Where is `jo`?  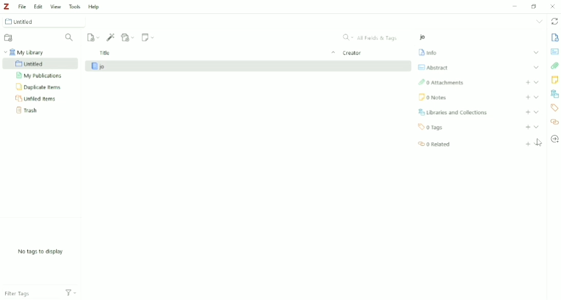 jo is located at coordinates (249, 66).